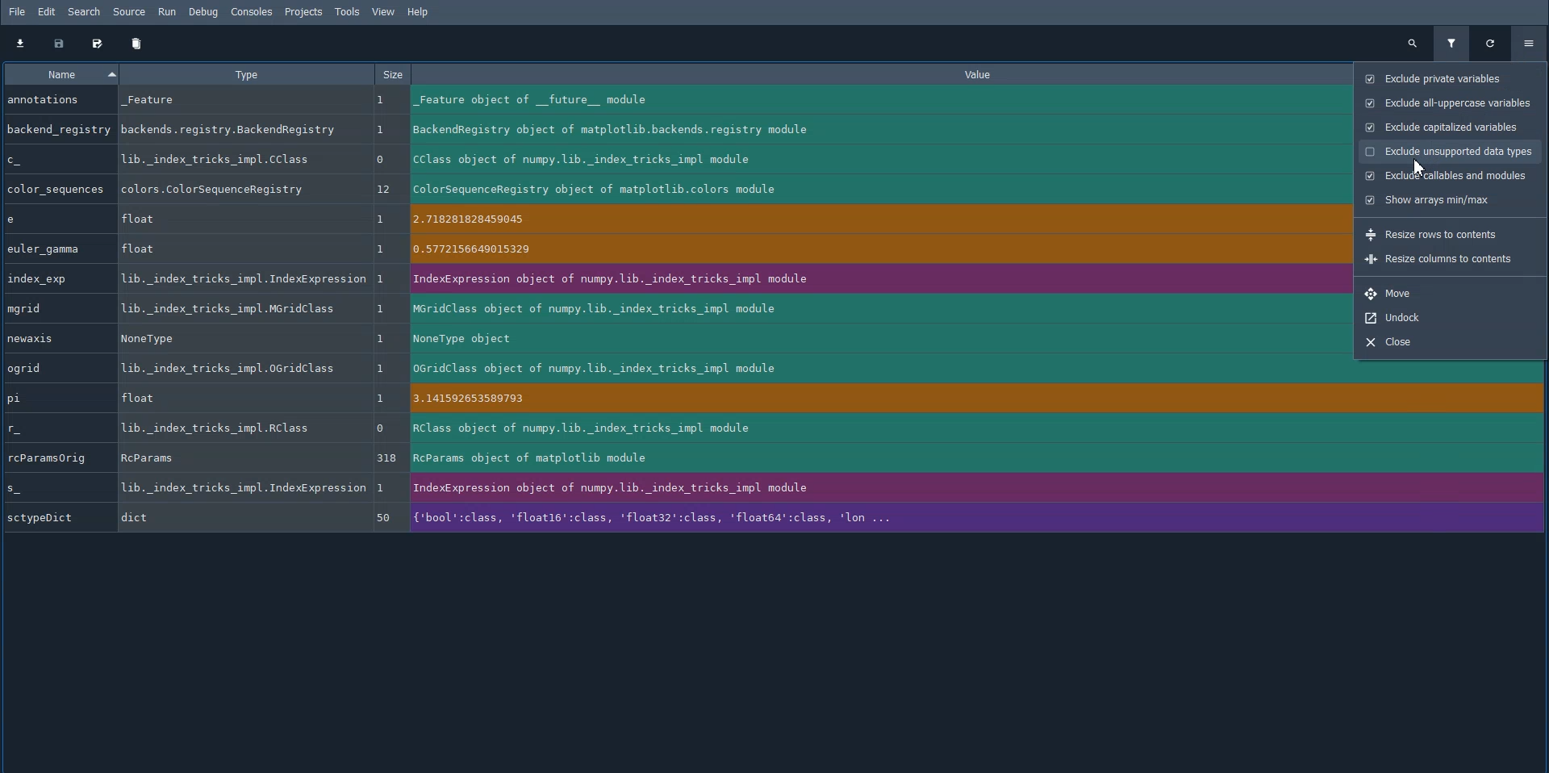 This screenshot has width=1549, height=773. Describe the element at coordinates (420, 13) in the screenshot. I see `Help` at that location.